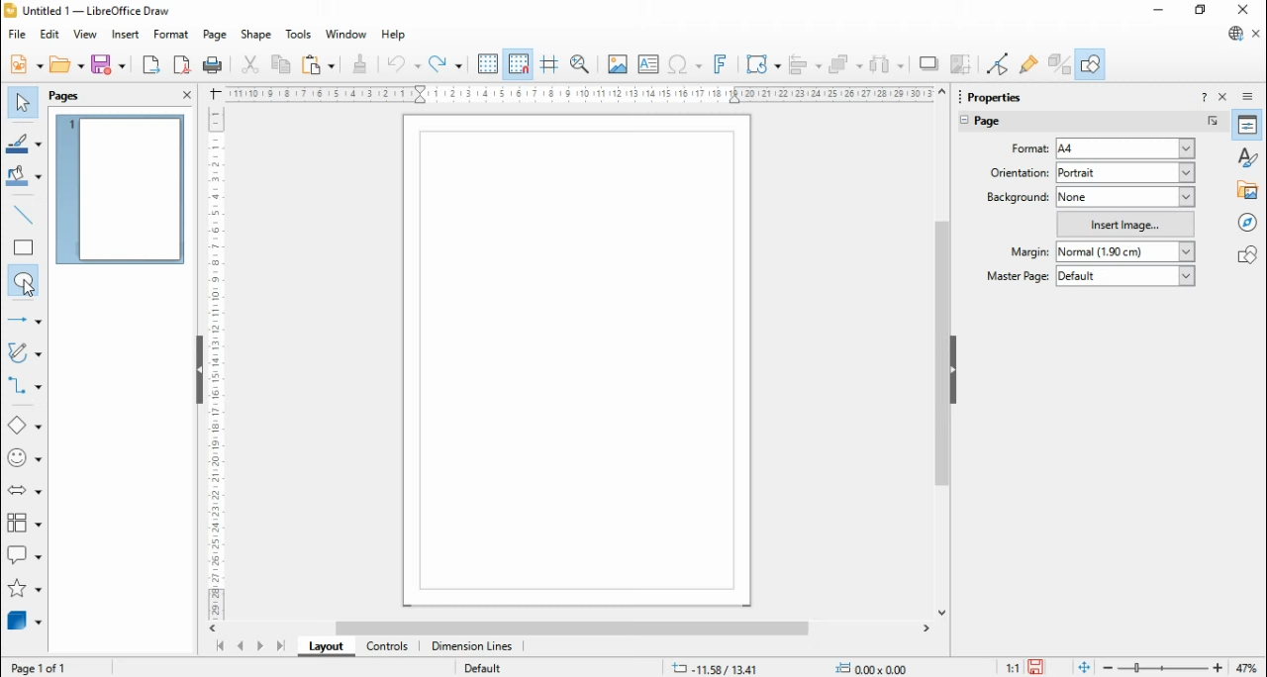 The height and width of the screenshot is (677, 1267). Describe the element at coordinates (1214, 122) in the screenshot. I see `more options` at that location.